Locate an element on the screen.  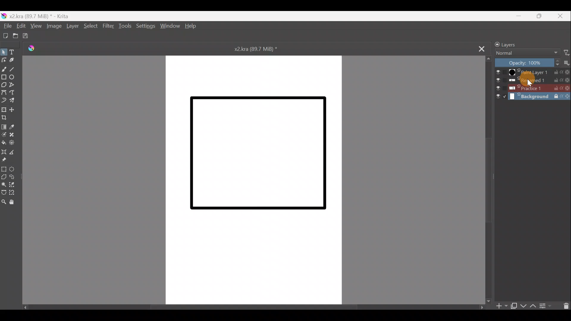
Assistant tool is located at coordinates (5, 151).